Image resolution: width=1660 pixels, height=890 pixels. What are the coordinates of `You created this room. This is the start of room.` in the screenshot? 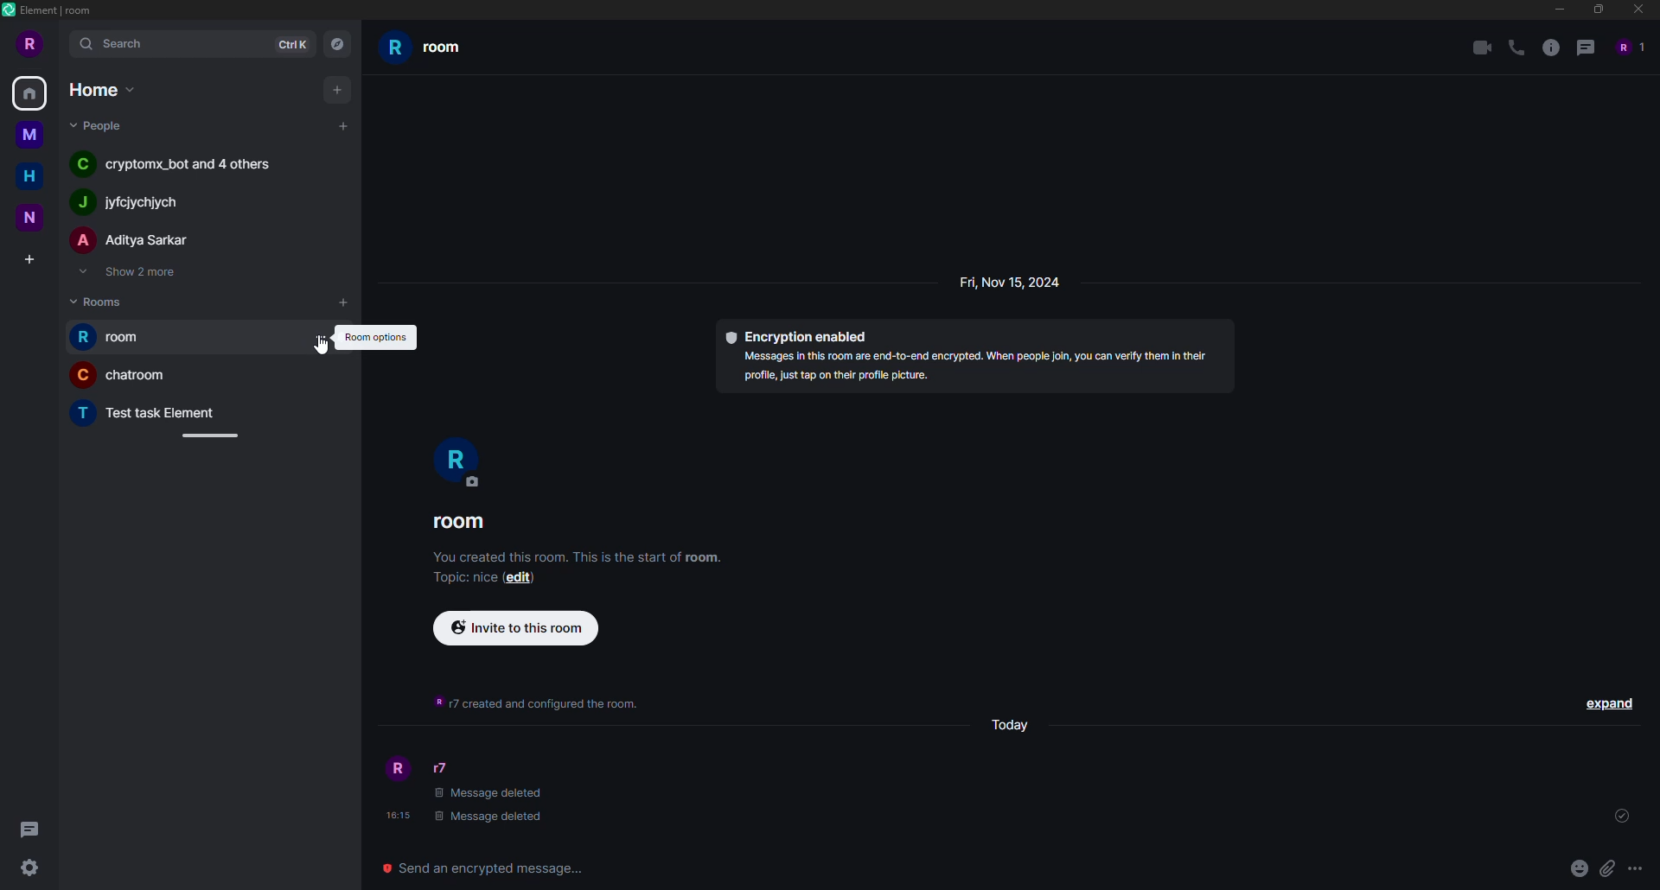 It's located at (570, 561).